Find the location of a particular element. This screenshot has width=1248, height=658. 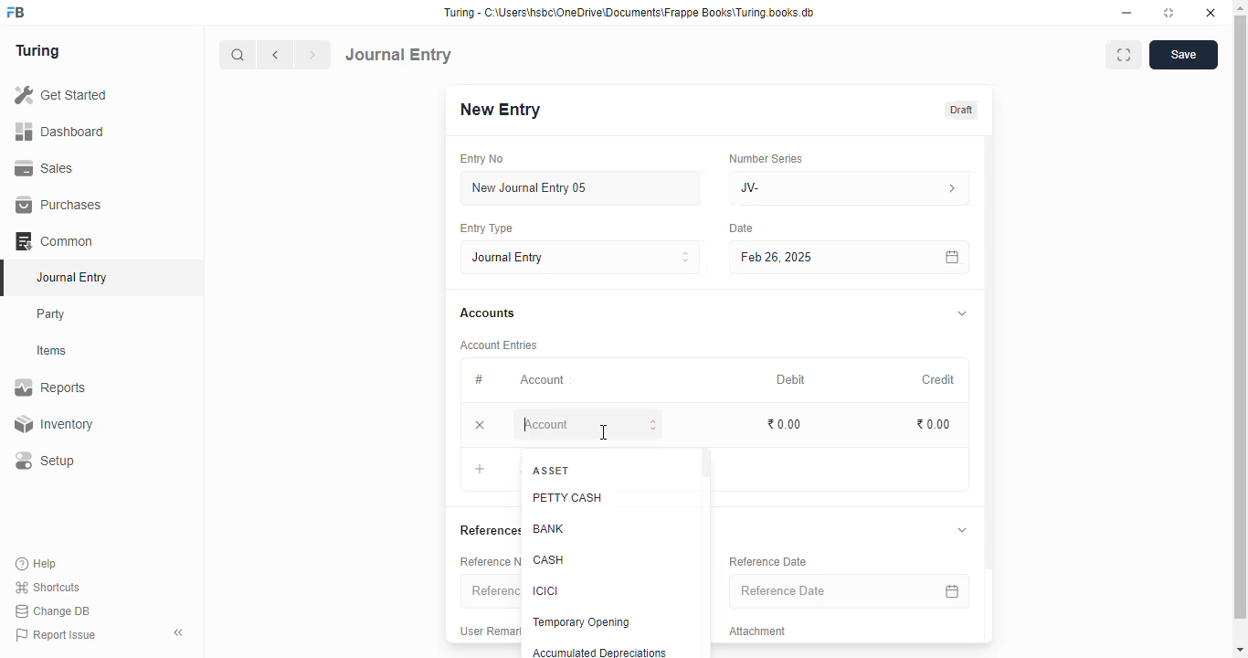

scroll down is located at coordinates (1240, 651).